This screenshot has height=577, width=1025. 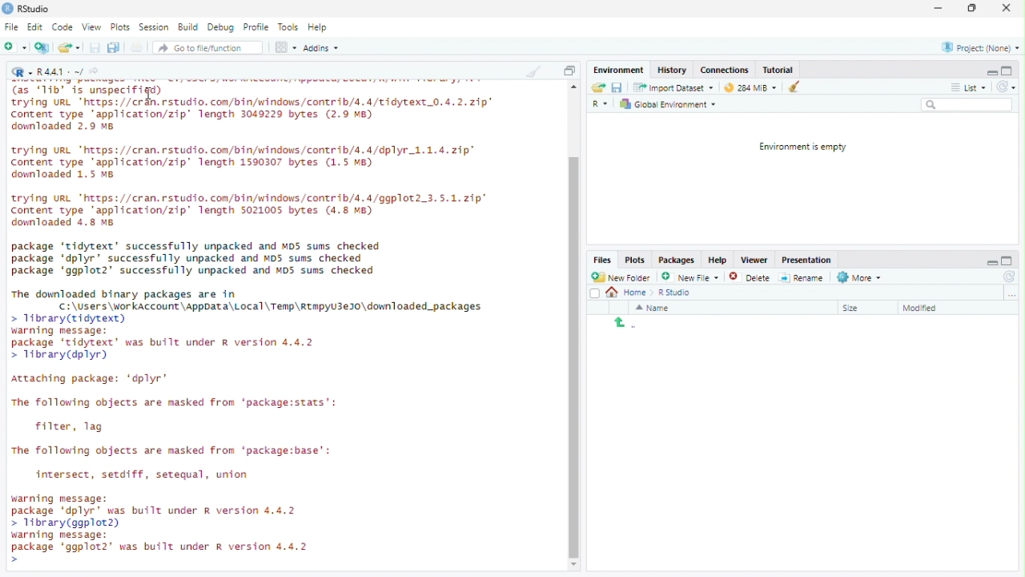 What do you see at coordinates (718, 259) in the screenshot?
I see `Help` at bounding box center [718, 259].